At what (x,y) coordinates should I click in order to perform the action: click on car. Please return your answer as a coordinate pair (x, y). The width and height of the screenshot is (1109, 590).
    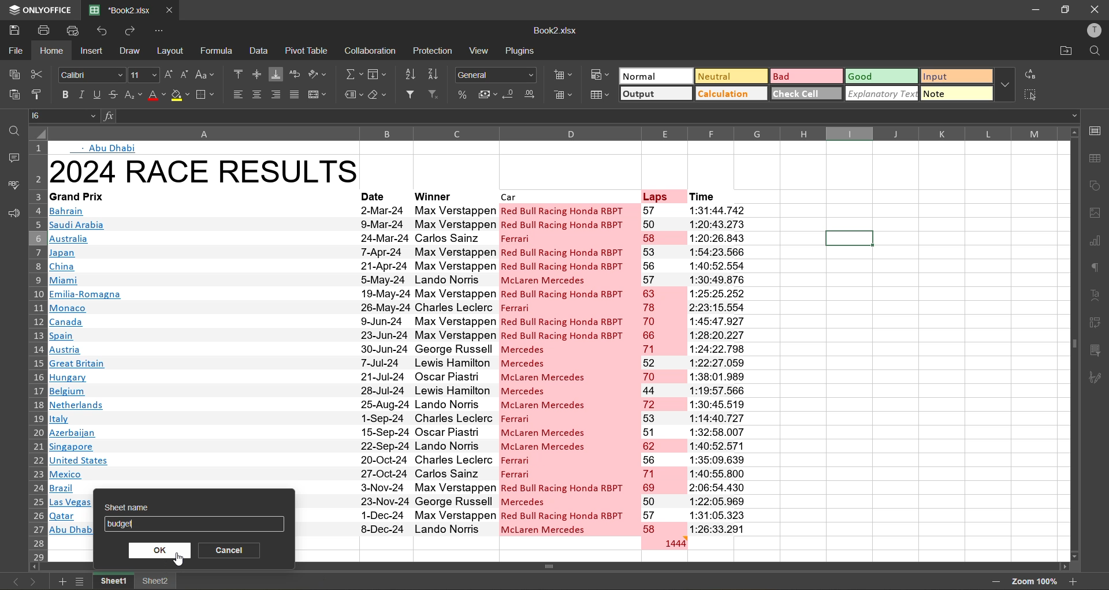
    Looking at the image, I should click on (568, 195).